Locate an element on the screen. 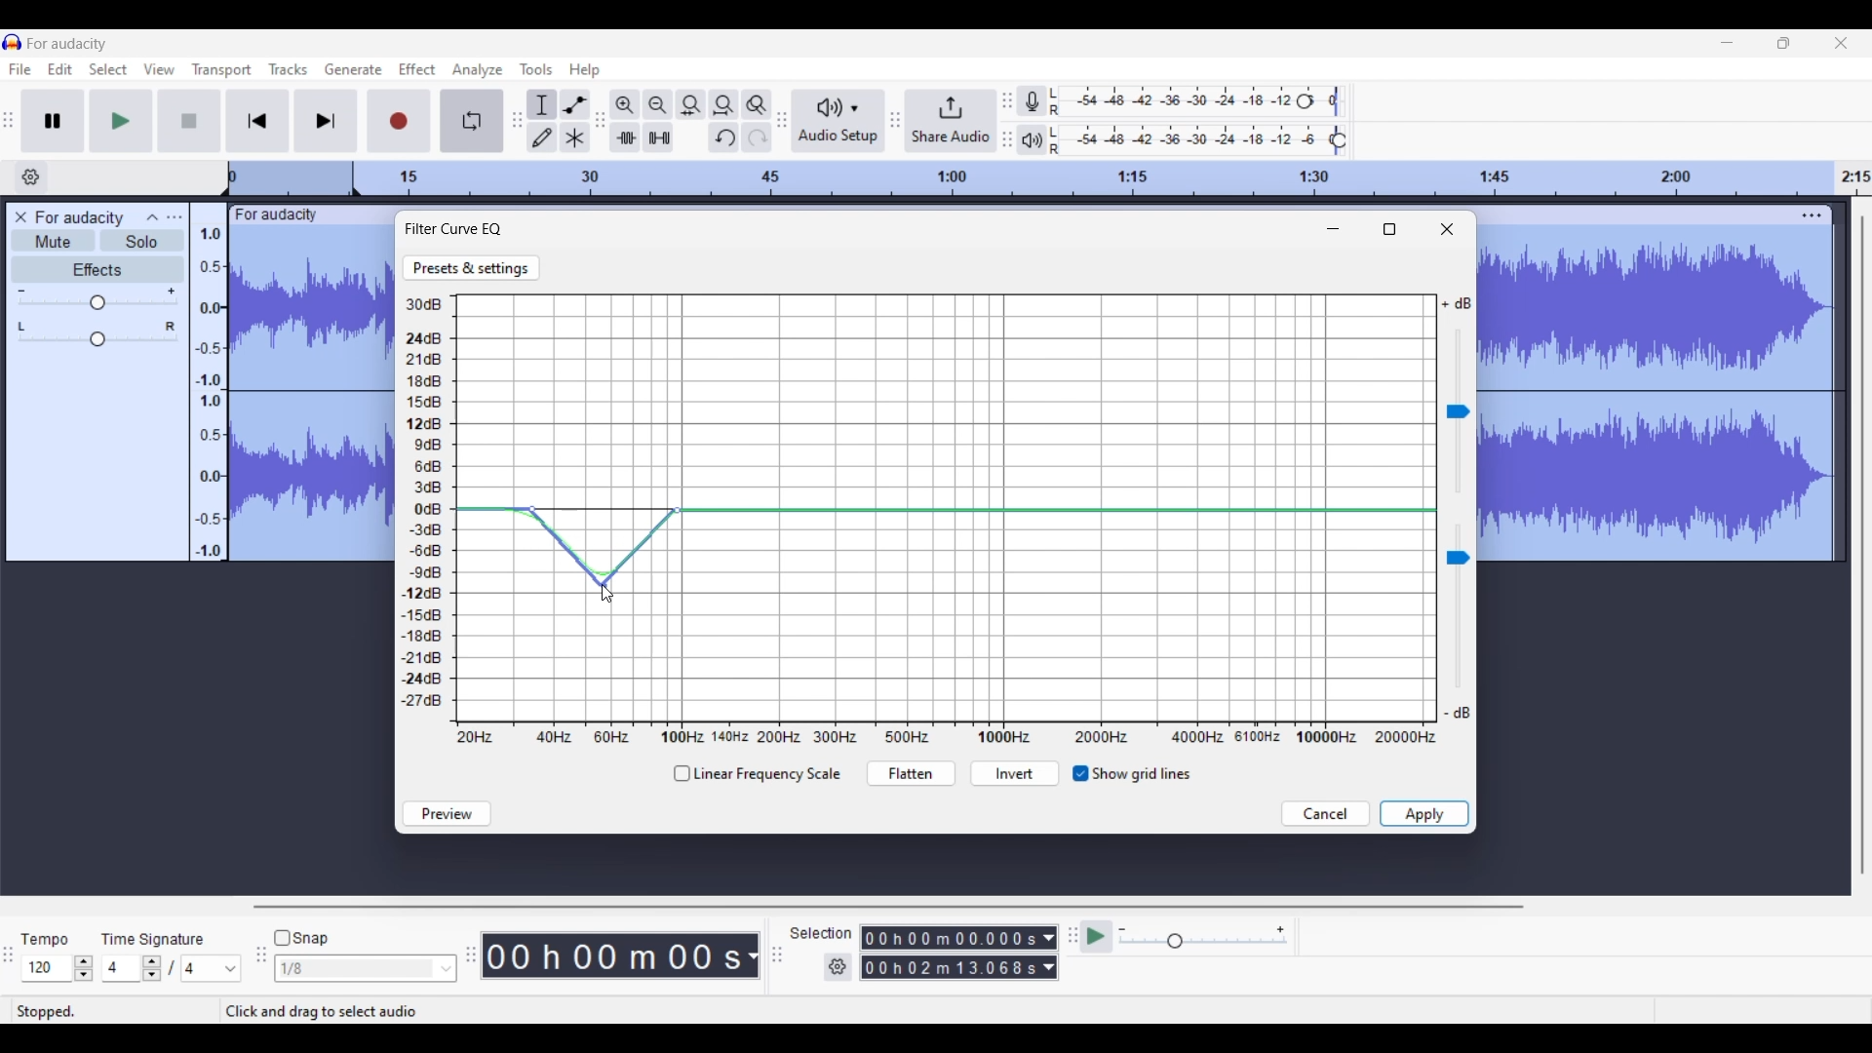 This screenshot has height=1053, width=1872. Change playback speed is located at coordinates (1202, 942).